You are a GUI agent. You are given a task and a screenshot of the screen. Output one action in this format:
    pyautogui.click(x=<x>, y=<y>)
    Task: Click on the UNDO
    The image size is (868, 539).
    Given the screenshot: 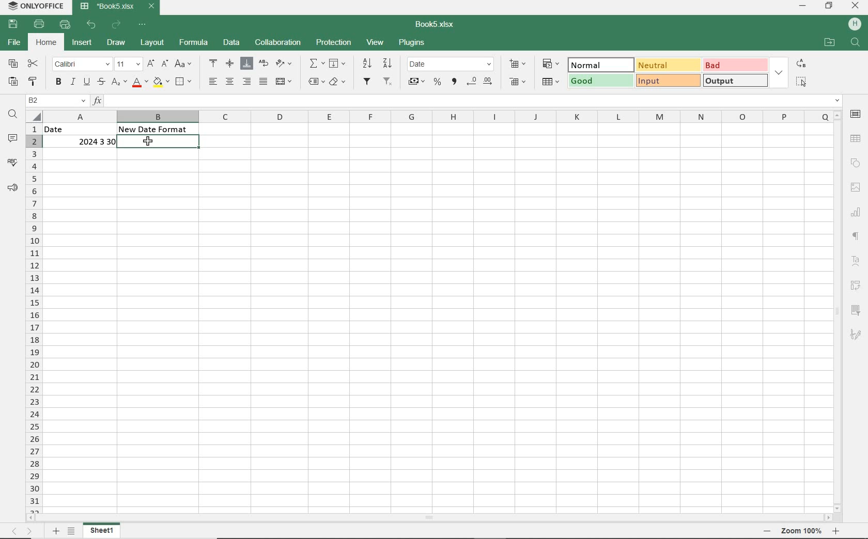 What is the action you would take?
    pyautogui.click(x=91, y=24)
    